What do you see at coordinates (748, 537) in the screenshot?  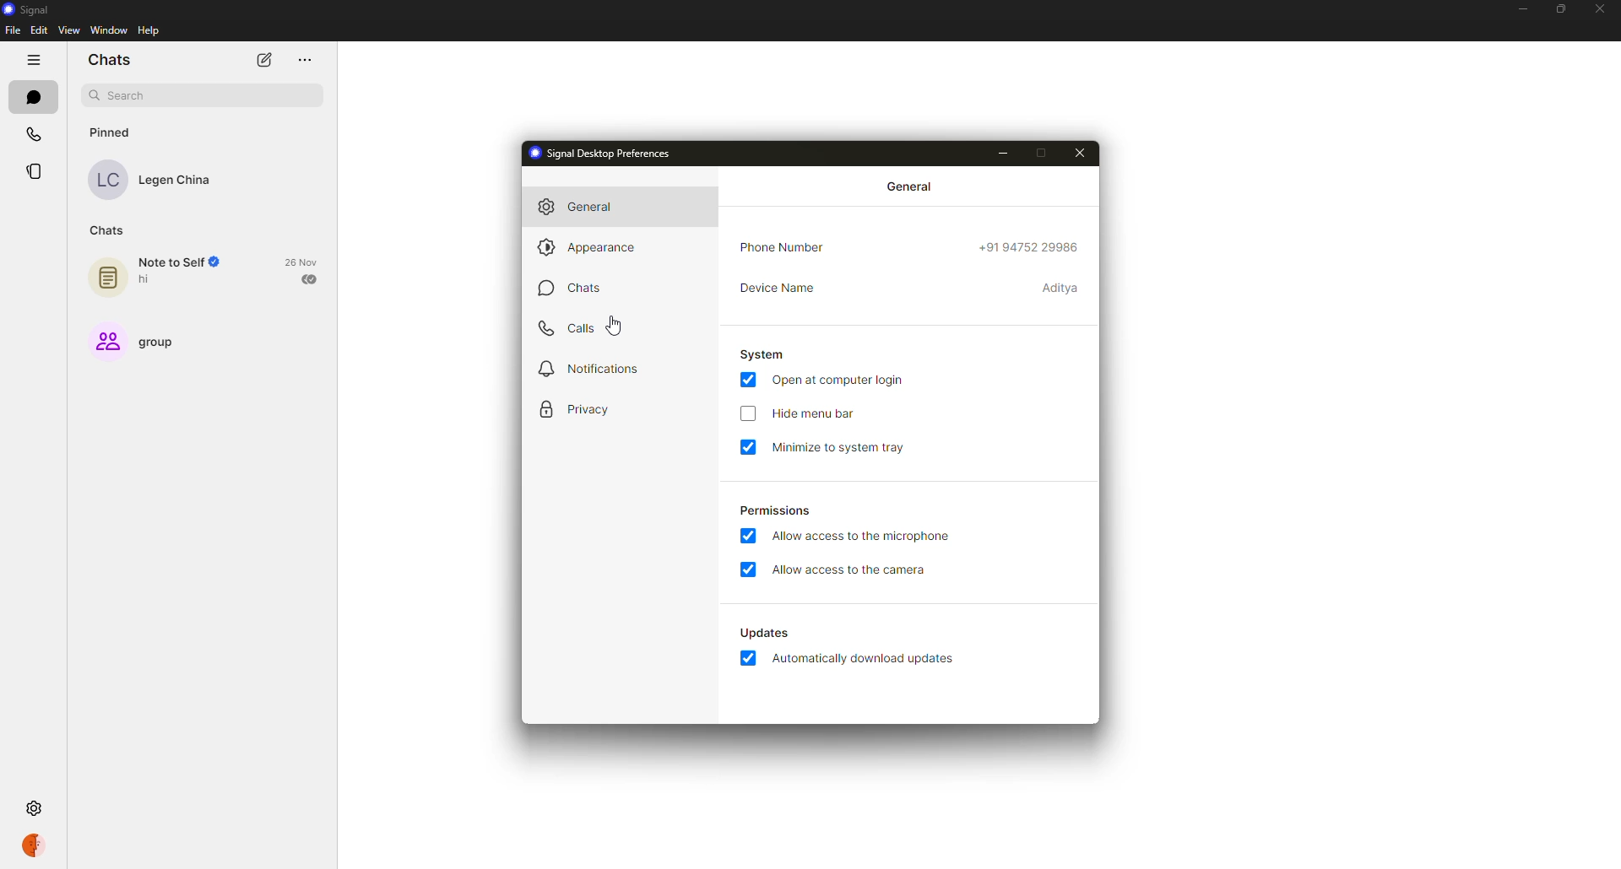 I see `enabled` at bounding box center [748, 537].